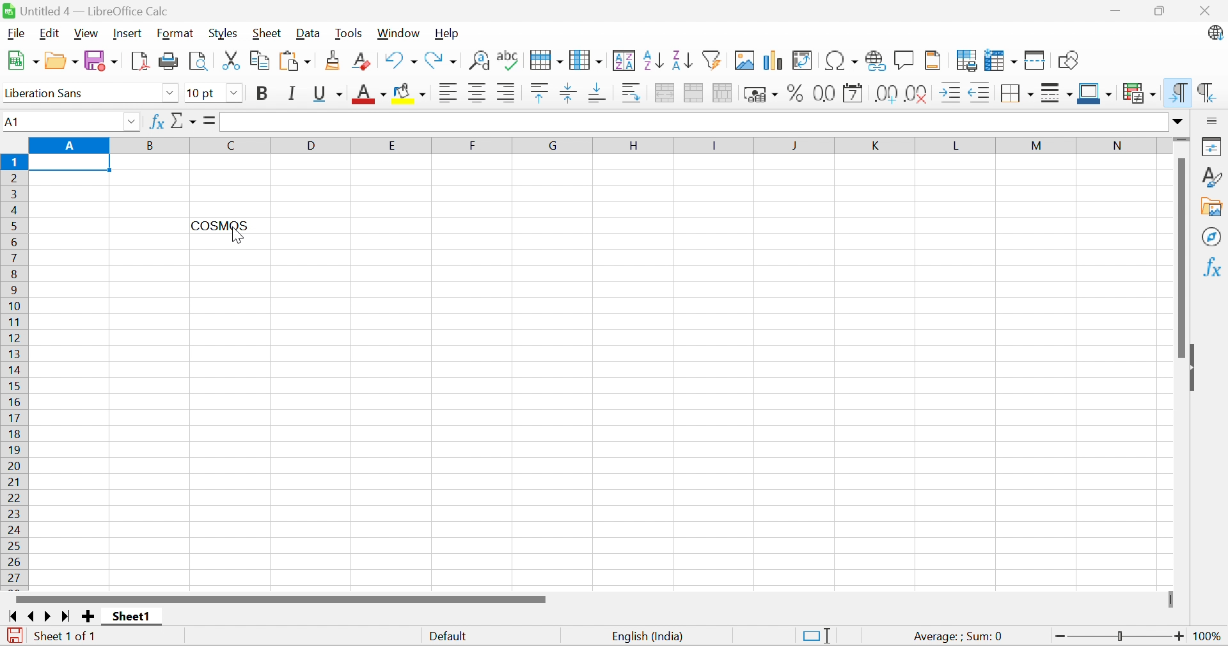 Image resolution: width=1228 pixels, height=646 pixels. What do you see at coordinates (32, 616) in the screenshot?
I see `Scroll To Previous Sheet` at bounding box center [32, 616].